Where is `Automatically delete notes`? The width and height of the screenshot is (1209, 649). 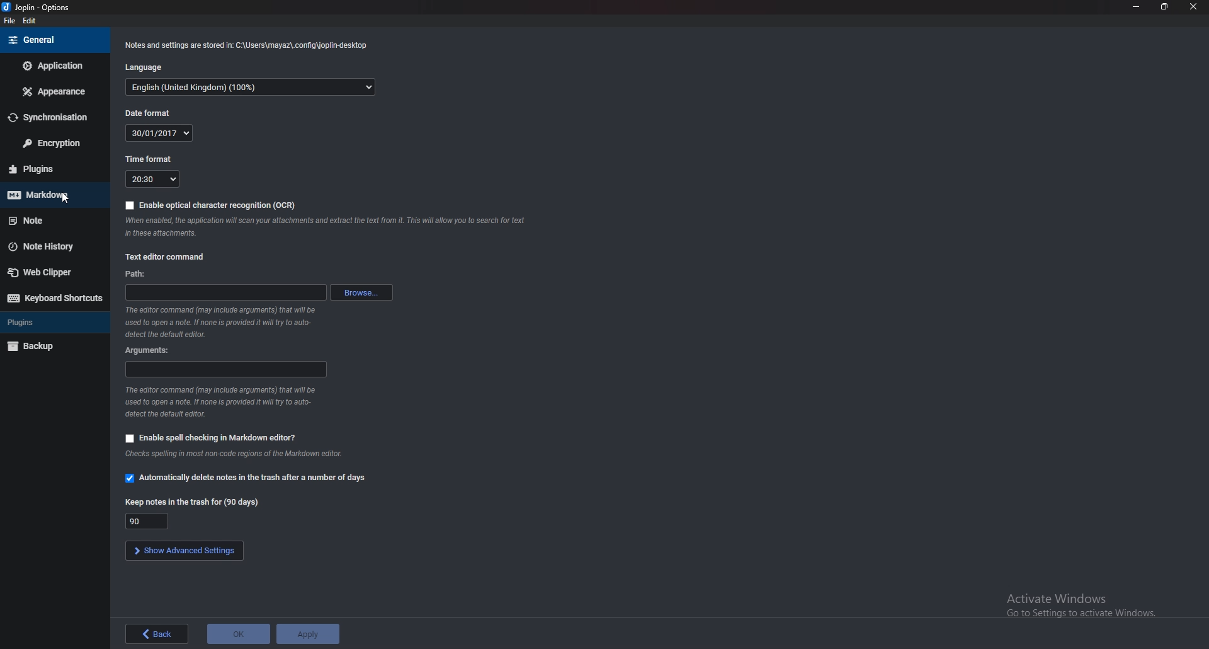 Automatically delete notes is located at coordinates (248, 480).